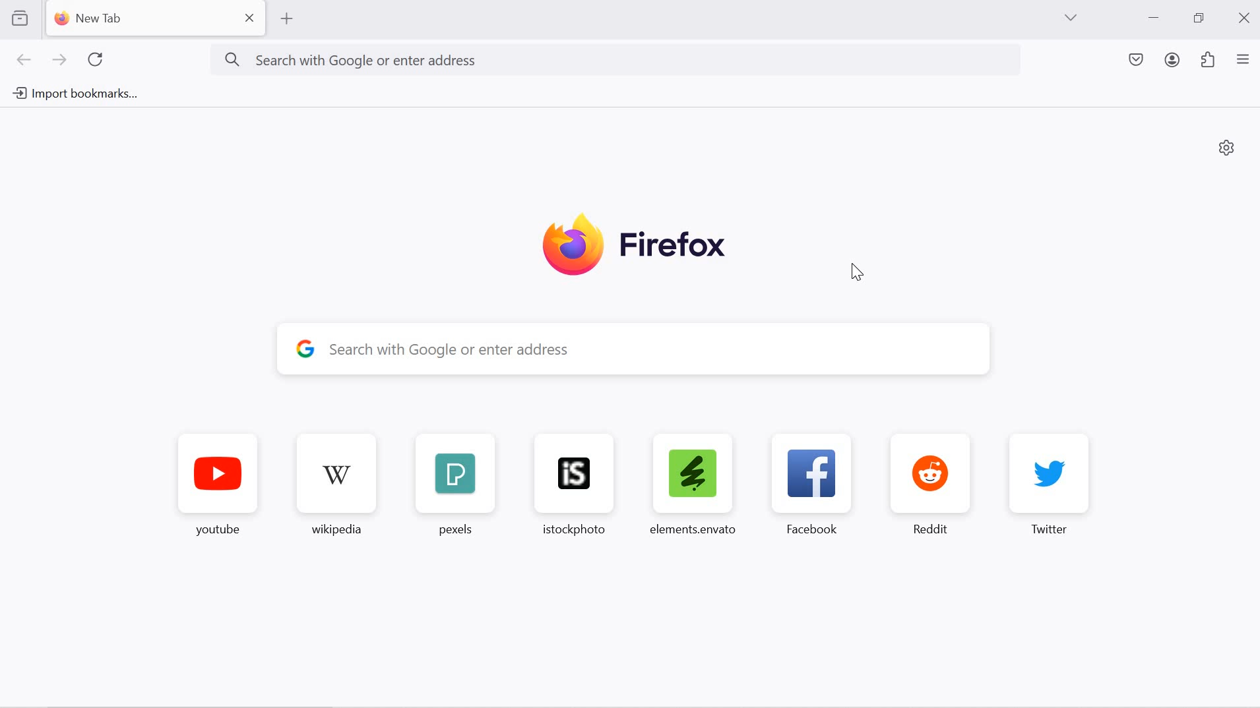 The width and height of the screenshot is (1260, 708). Describe the element at coordinates (1134, 59) in the screenshot. I see `save to pocket` at that location.